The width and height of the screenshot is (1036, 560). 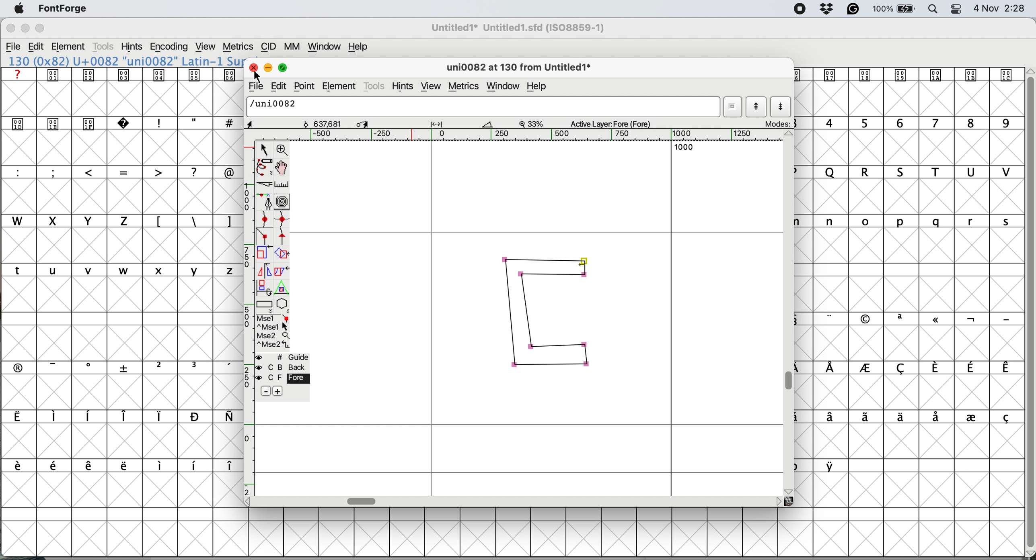 What do you see at coordinates (282, 219) in the screenshot?
I see `add a curve point horizontal or vertical` at bounding box center [282, 219].